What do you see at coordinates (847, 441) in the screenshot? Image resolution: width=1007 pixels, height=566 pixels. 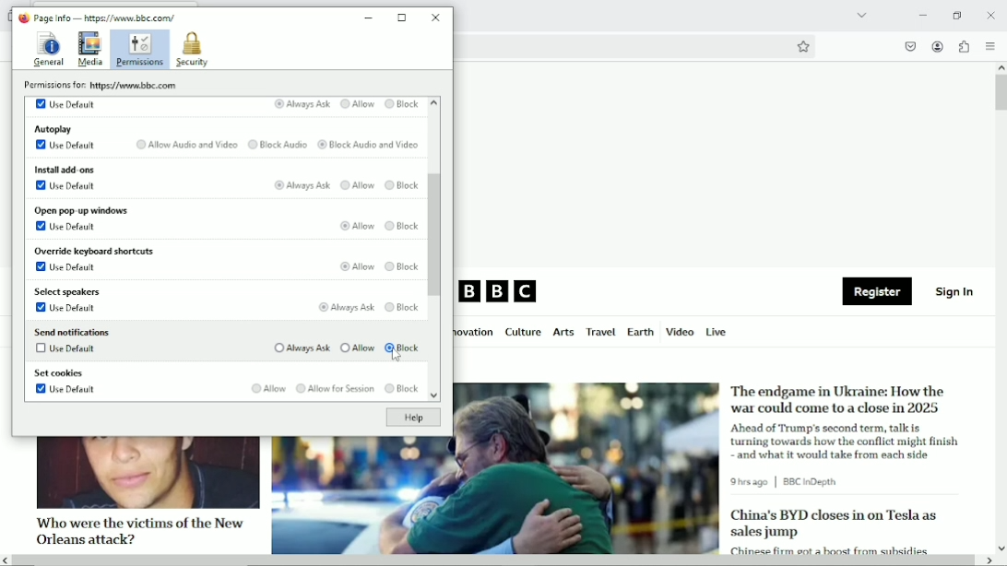 I see `Ahead of Trump's second term, talk is turning towards how the conflict might finish and what it would take from each side` at bounding box center [847, 441].